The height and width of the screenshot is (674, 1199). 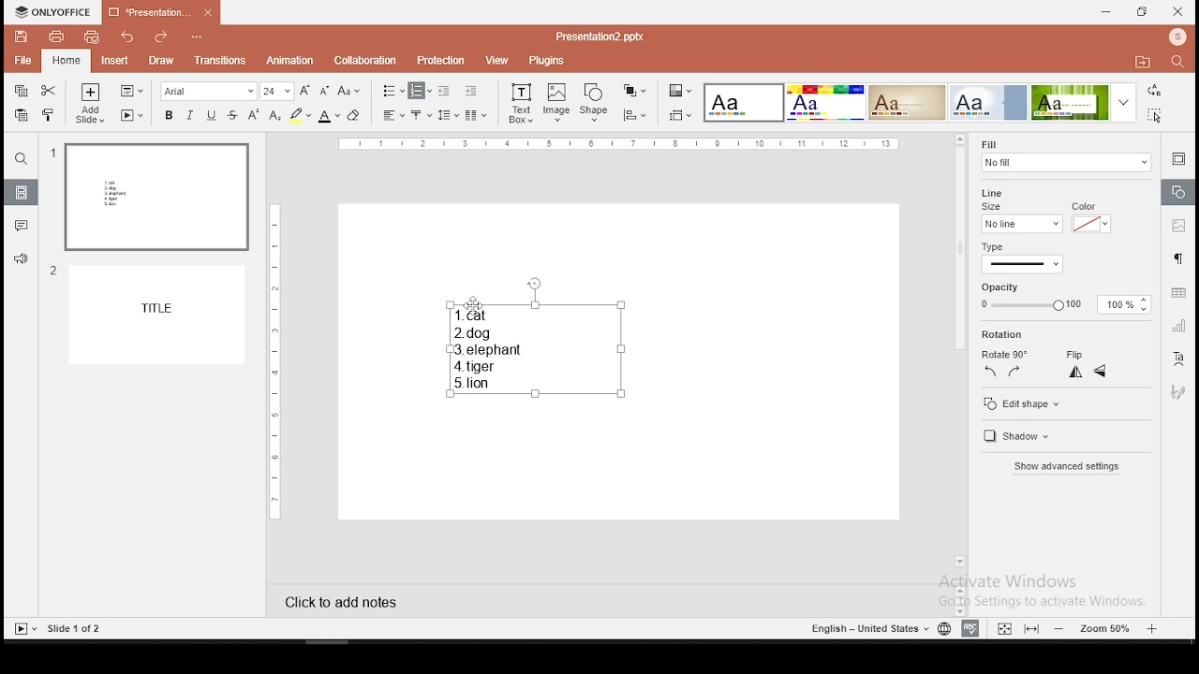 I want to click on theme, so click(x=988, y=102).